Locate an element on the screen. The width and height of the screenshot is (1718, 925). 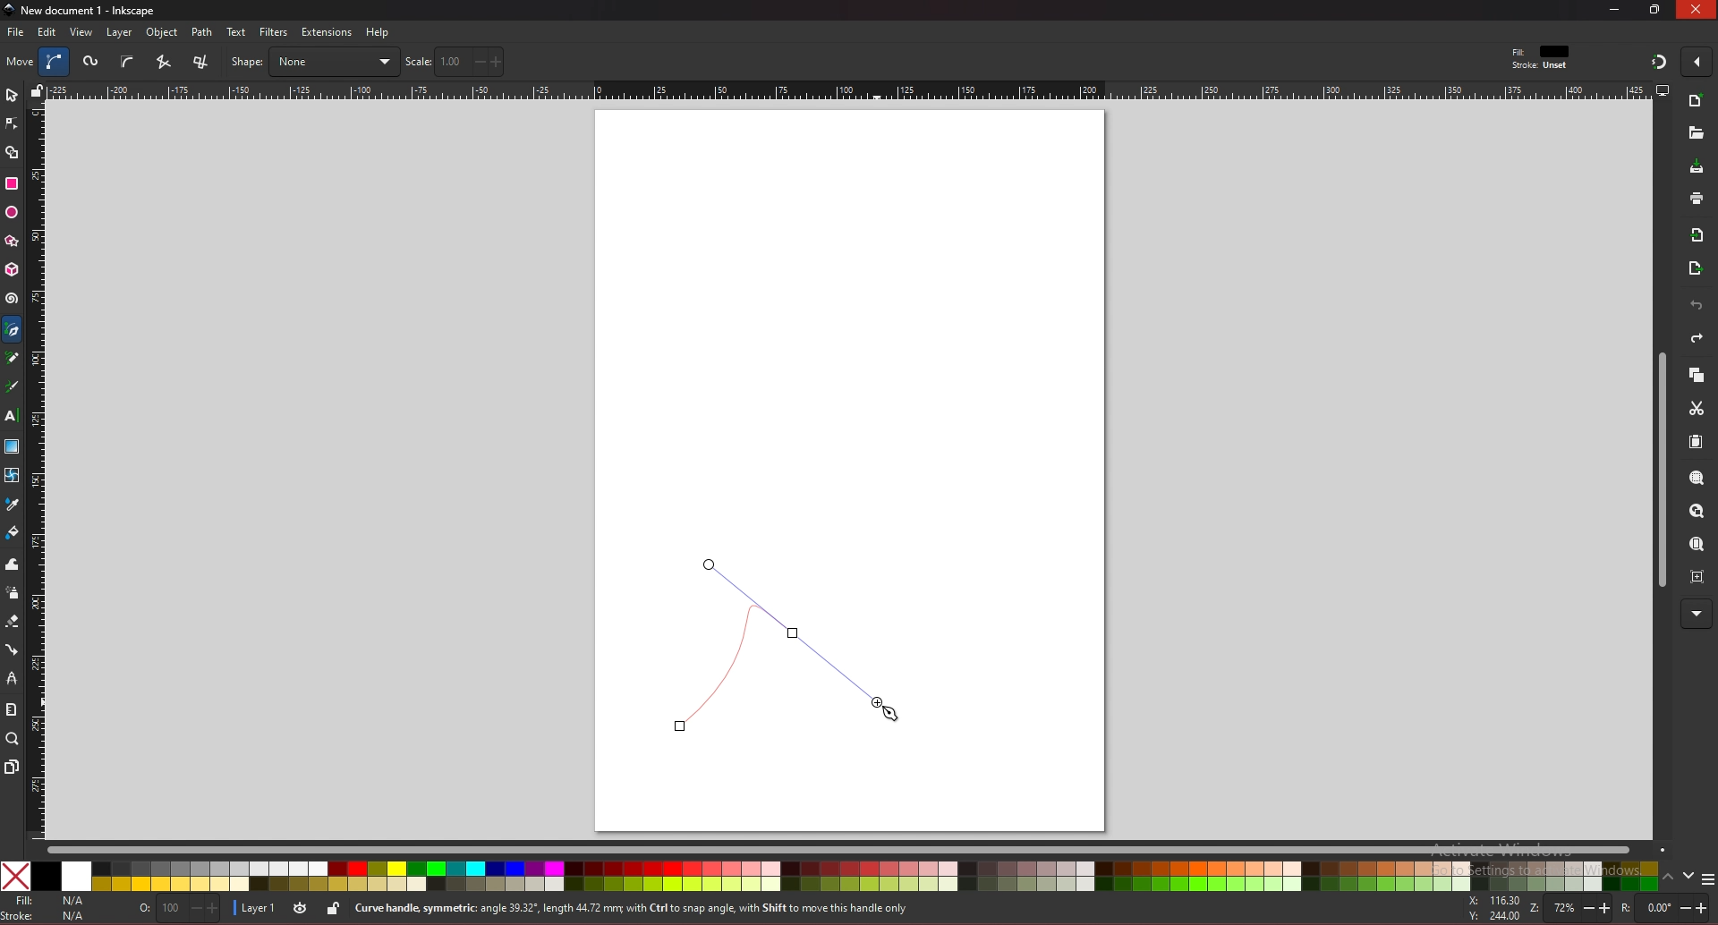
save is located at coordinates (1697, 168).